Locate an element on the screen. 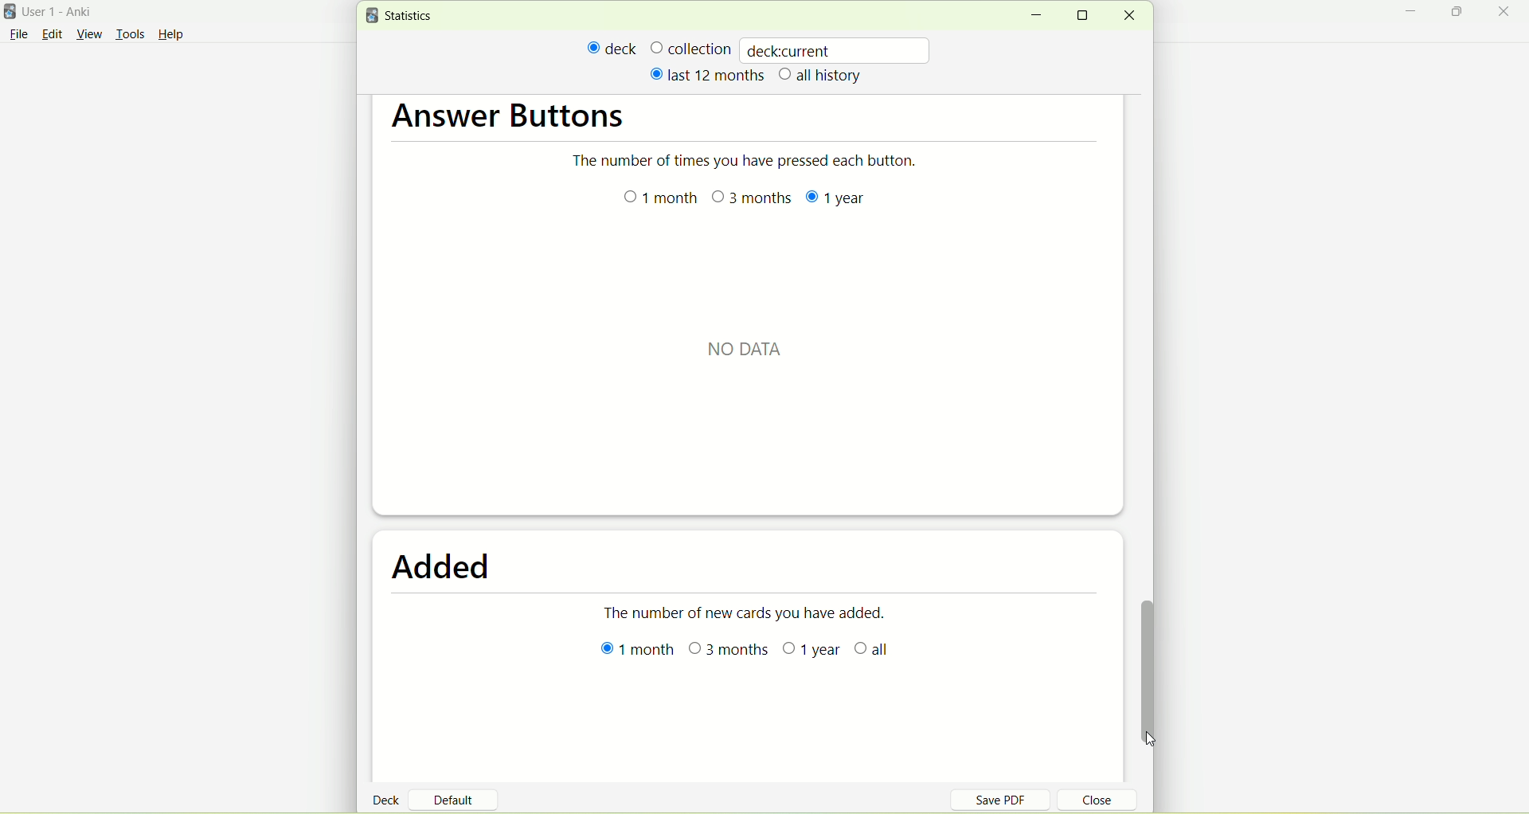 This screenshot has height=814, width=1529. statistics is located at coordinates (403, 16).